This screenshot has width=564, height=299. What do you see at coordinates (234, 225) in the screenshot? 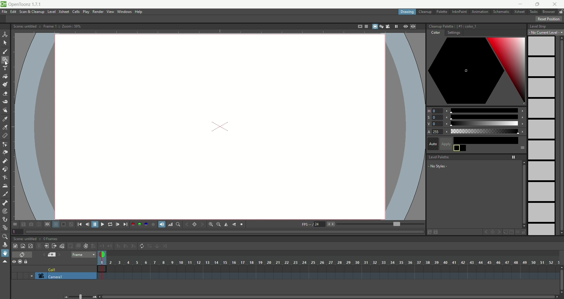
I see `flip vertically` at bounding box center [234, 225].